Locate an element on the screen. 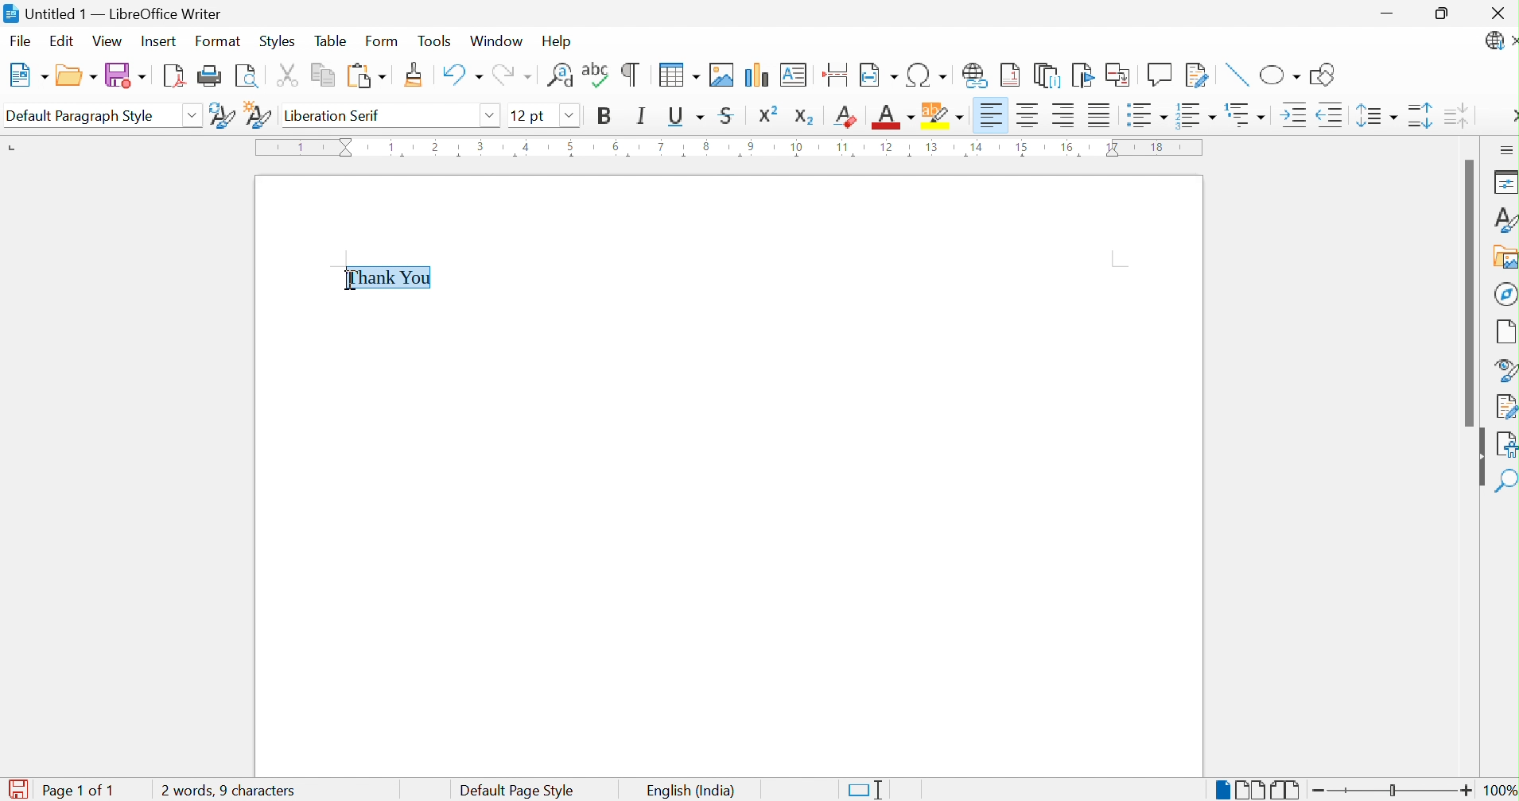 Image resolution: width=1519 pixels, height=801 pixels. More is located at coordinates (1509, 116).